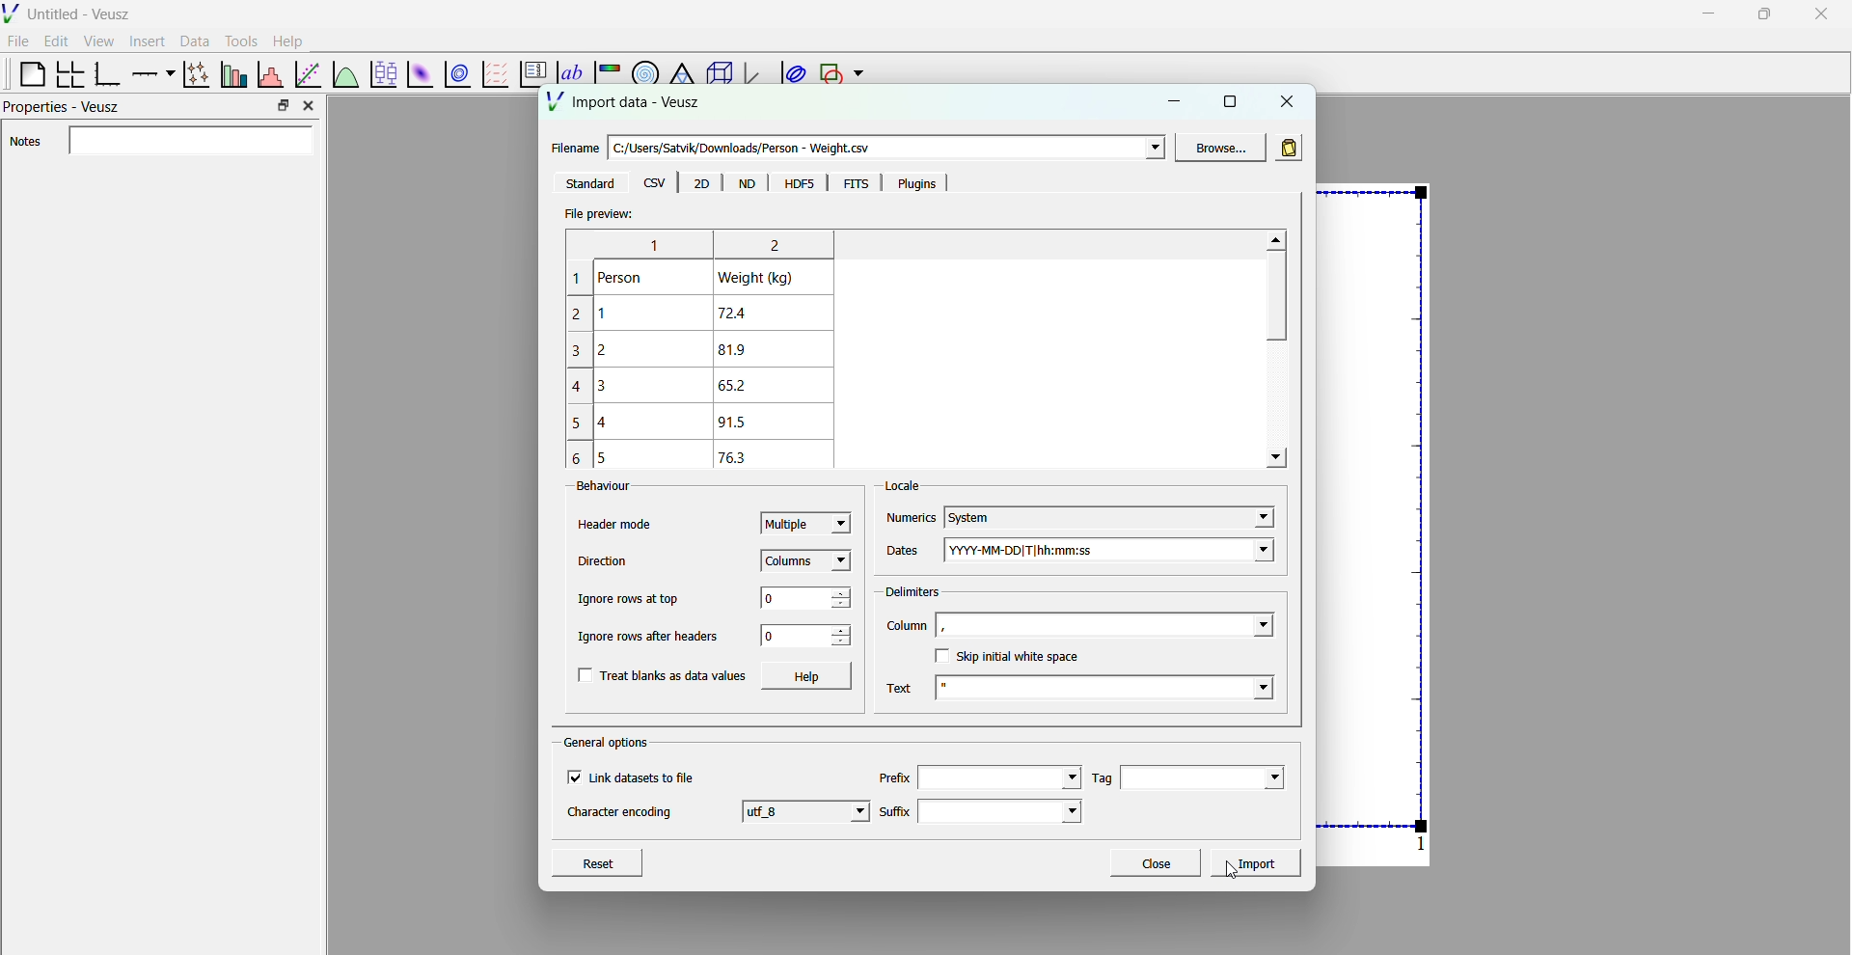 This screenshot has height=955, width=1852. I want to click on Histogram of a dataset, so click(269, 72).